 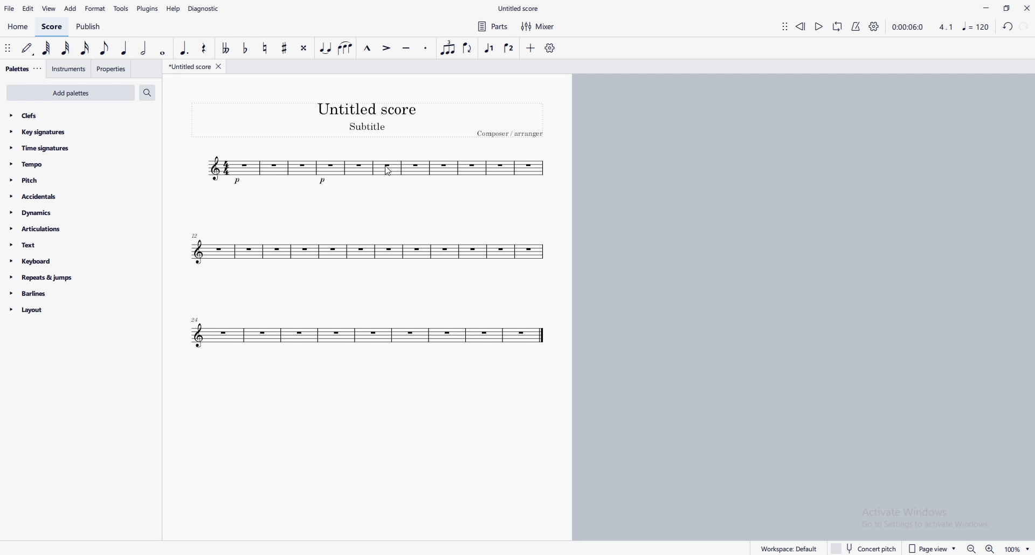 I want to click on score, so click(x=51, y=27).